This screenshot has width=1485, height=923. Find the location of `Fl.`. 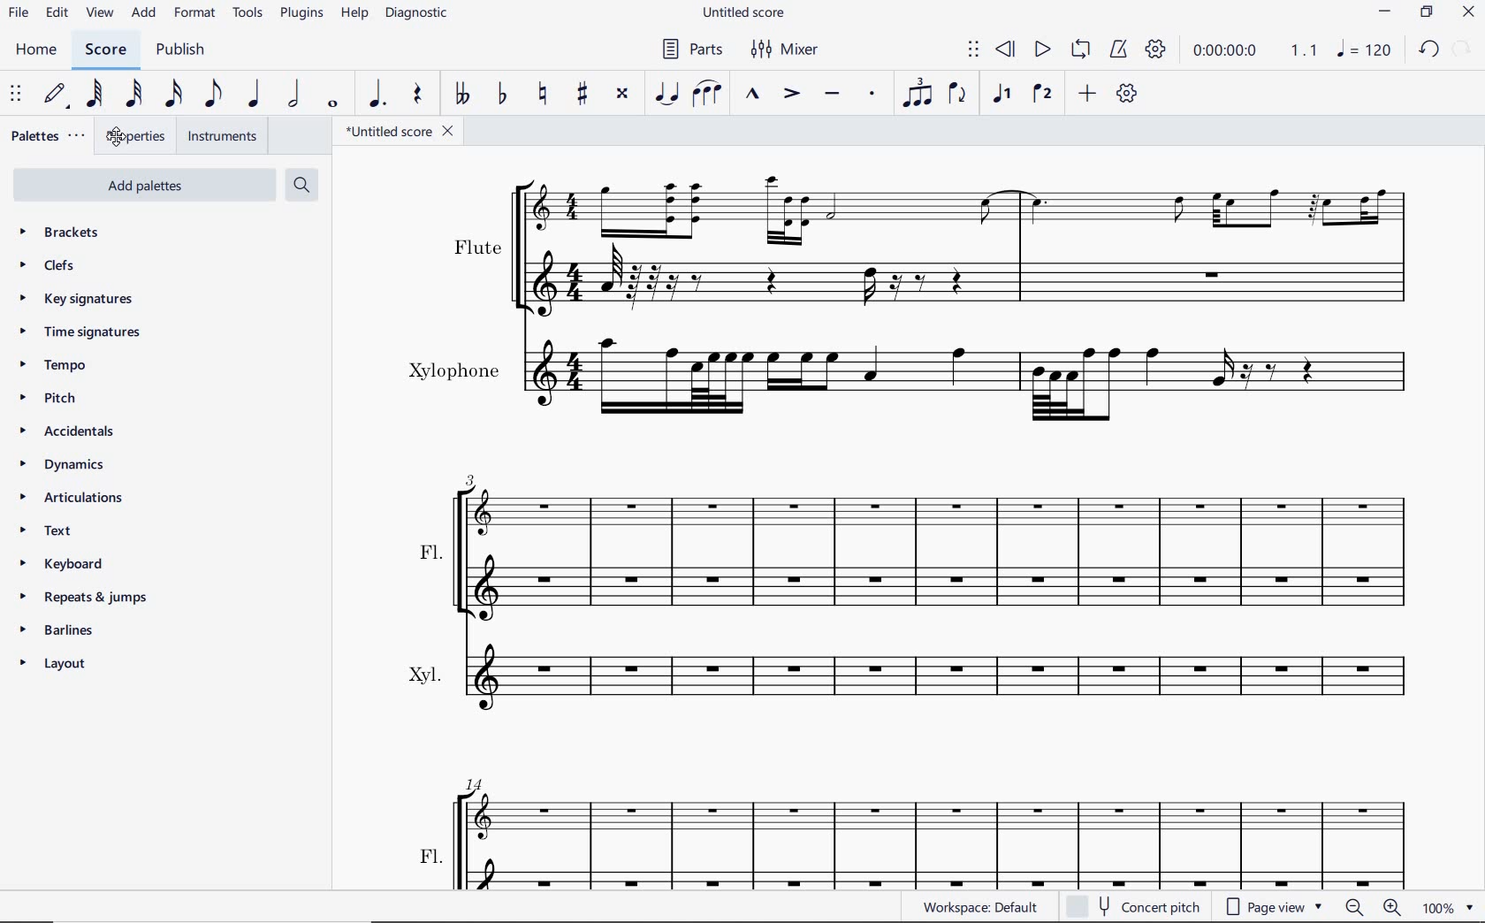

Fl. is located at coordinates (918, 828).